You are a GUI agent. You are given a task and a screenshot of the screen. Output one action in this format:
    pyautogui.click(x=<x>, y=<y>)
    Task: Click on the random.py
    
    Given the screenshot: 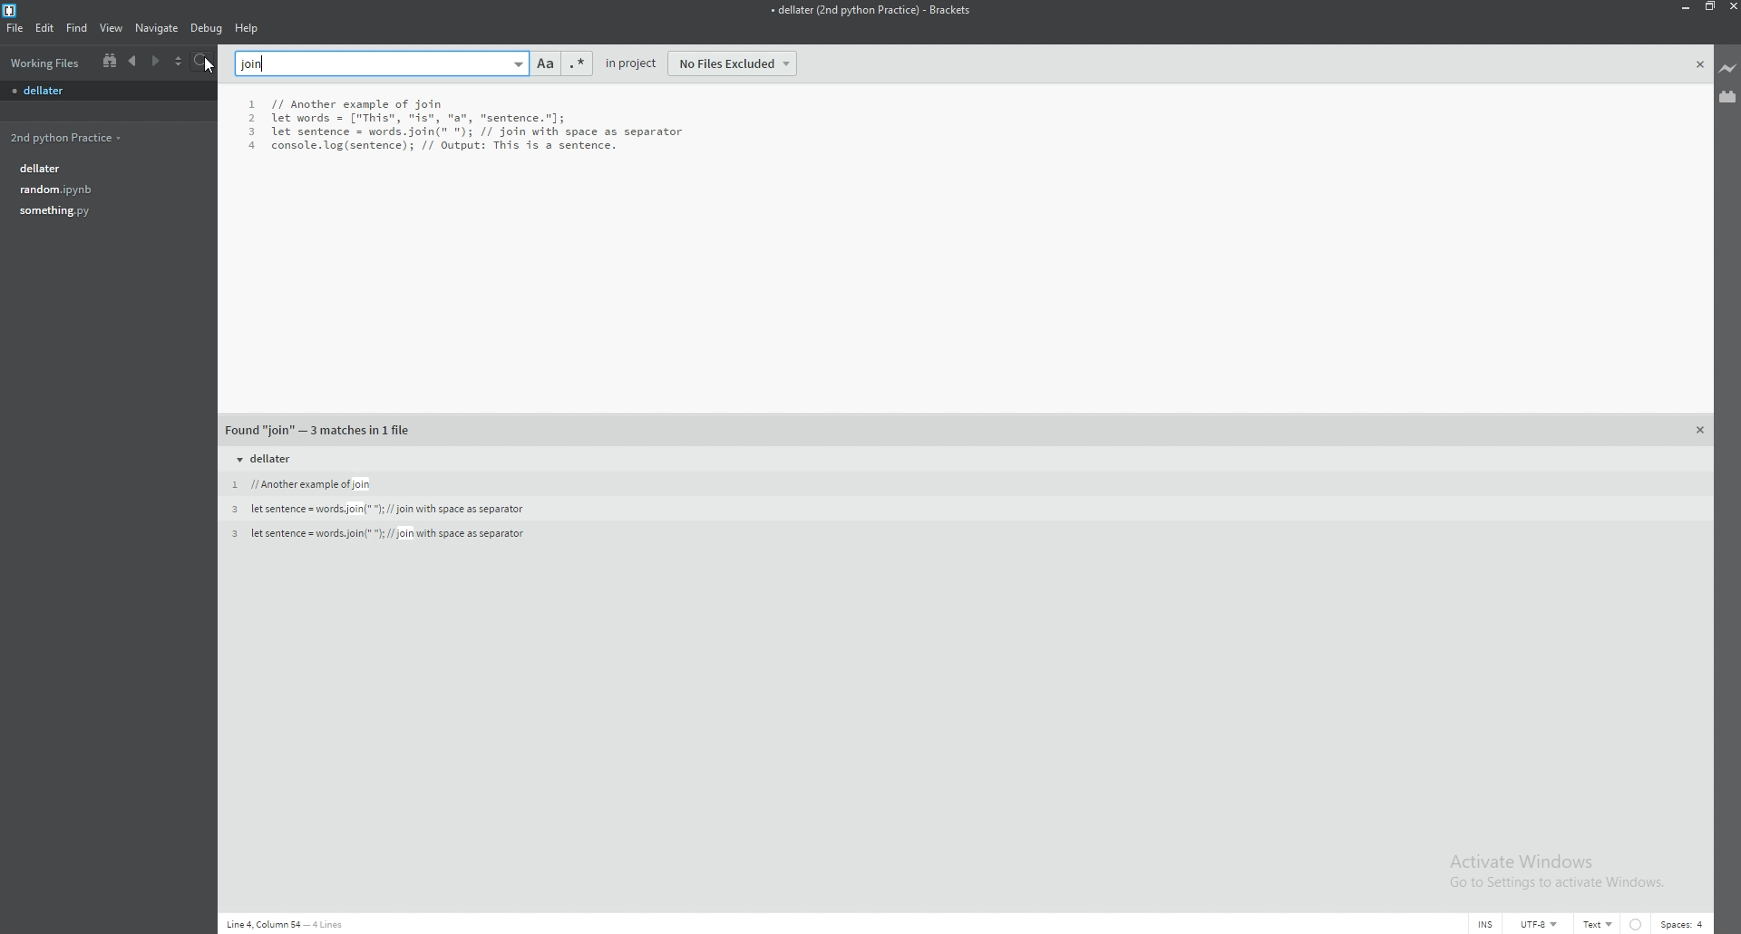 What is the action you would take?
    pyautogui.click(x=103, y=191)
    